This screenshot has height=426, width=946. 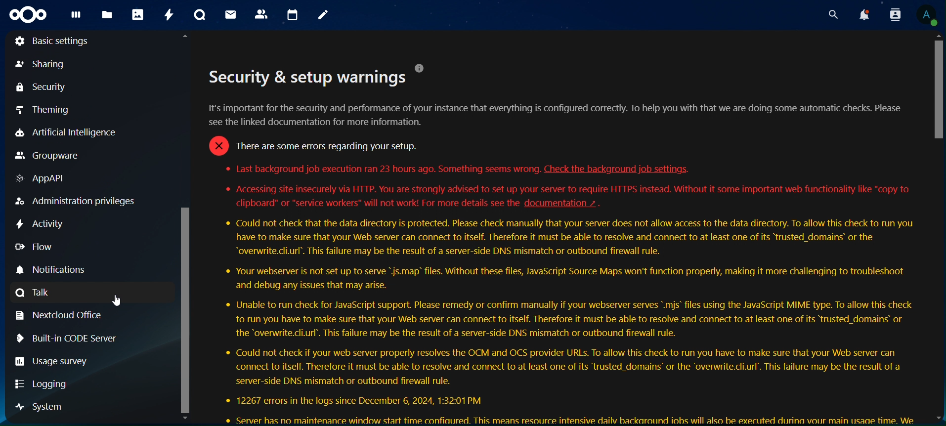 What do you see at coordinates (40, 178) in the screenshot?
I see `AppAPI` at bounding box center [40, 178].